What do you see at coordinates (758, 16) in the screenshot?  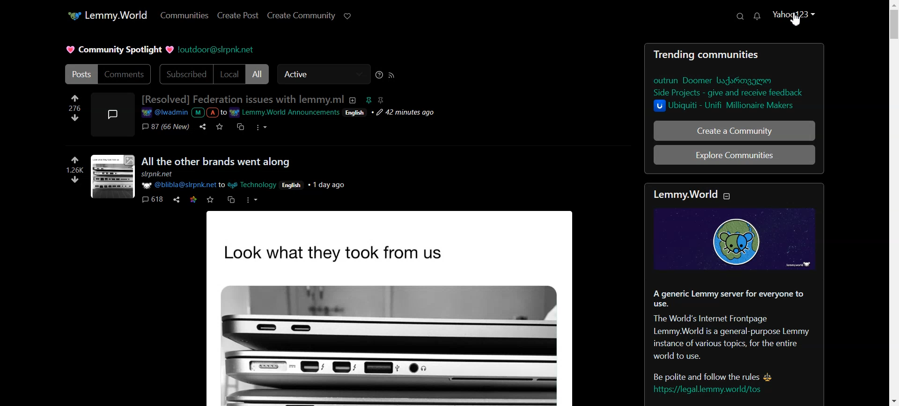 I see `Unread Message` at bounding box center [758, 16].